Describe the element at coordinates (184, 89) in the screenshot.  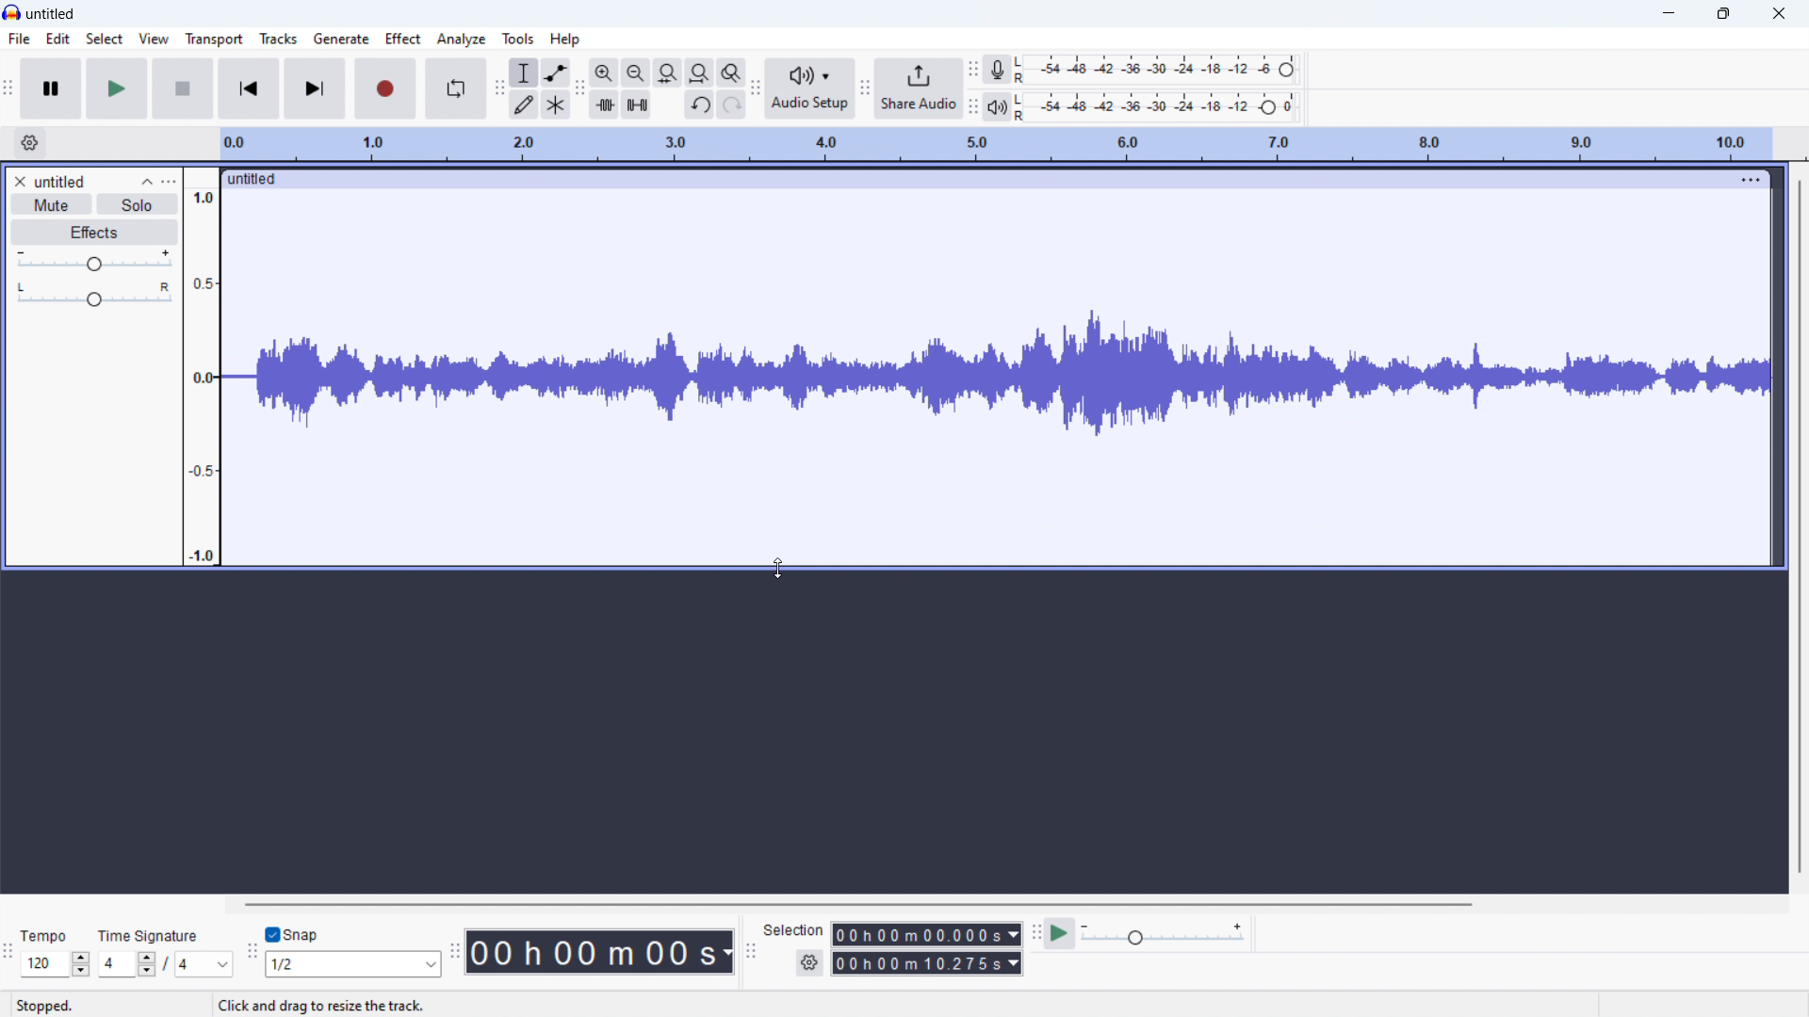
I see `stop` at that location.